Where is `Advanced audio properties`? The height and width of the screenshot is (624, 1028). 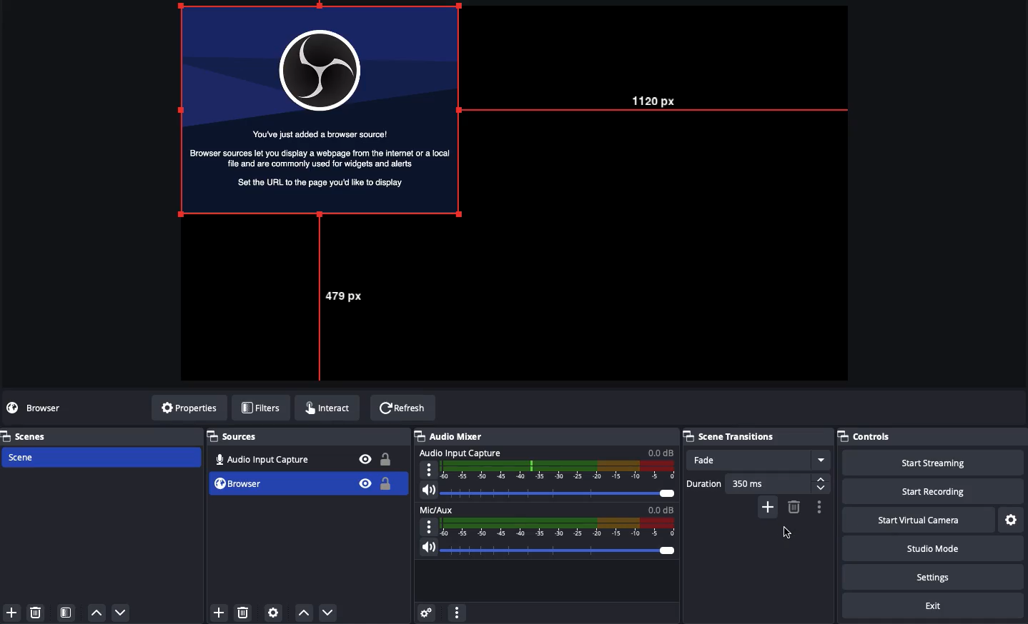
Advanced audio properties is located at coordinates (428, 613).